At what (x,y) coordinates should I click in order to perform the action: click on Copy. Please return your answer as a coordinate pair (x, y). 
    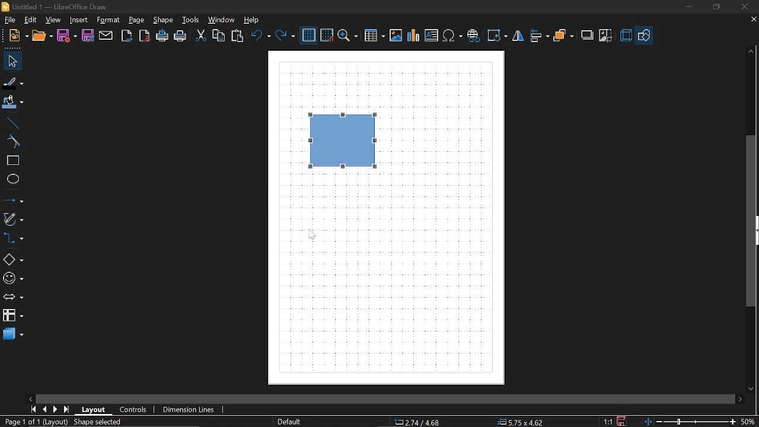
    Looking at the image, I should click on (219, 36).